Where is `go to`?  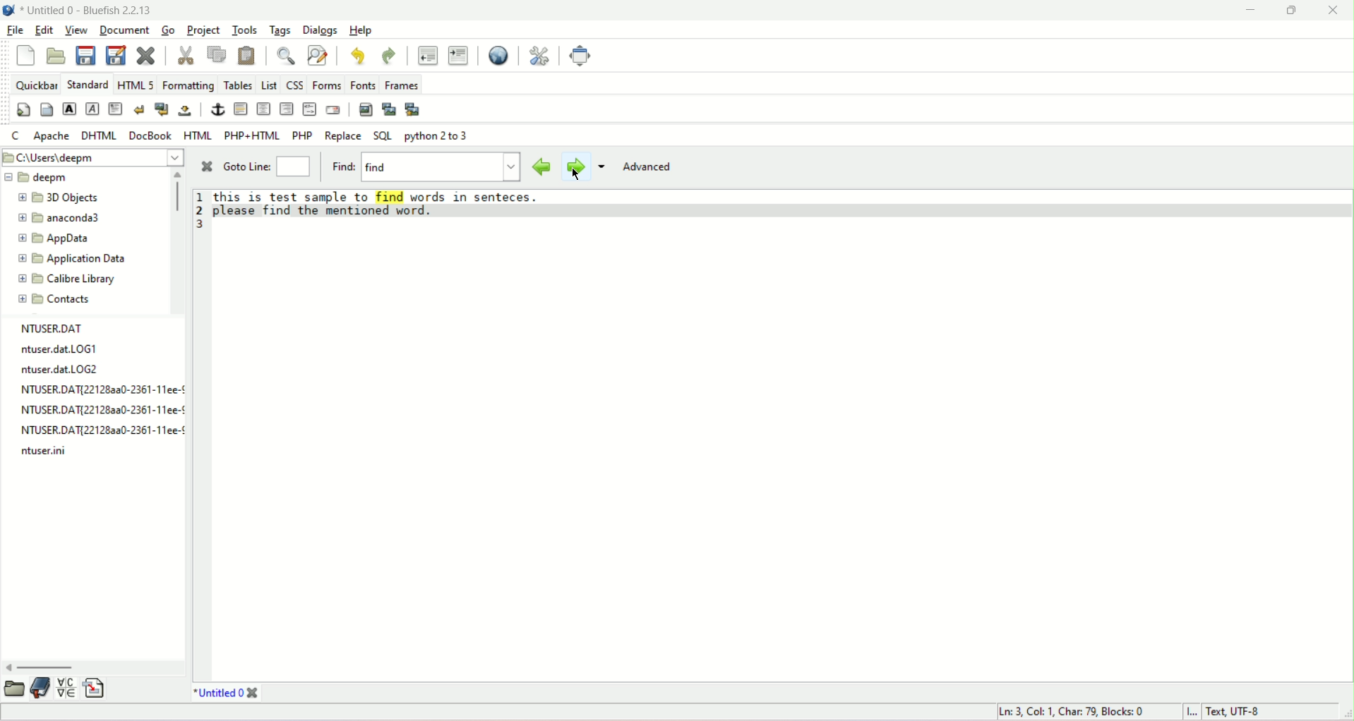
go to is located at coordinates (246, 166).